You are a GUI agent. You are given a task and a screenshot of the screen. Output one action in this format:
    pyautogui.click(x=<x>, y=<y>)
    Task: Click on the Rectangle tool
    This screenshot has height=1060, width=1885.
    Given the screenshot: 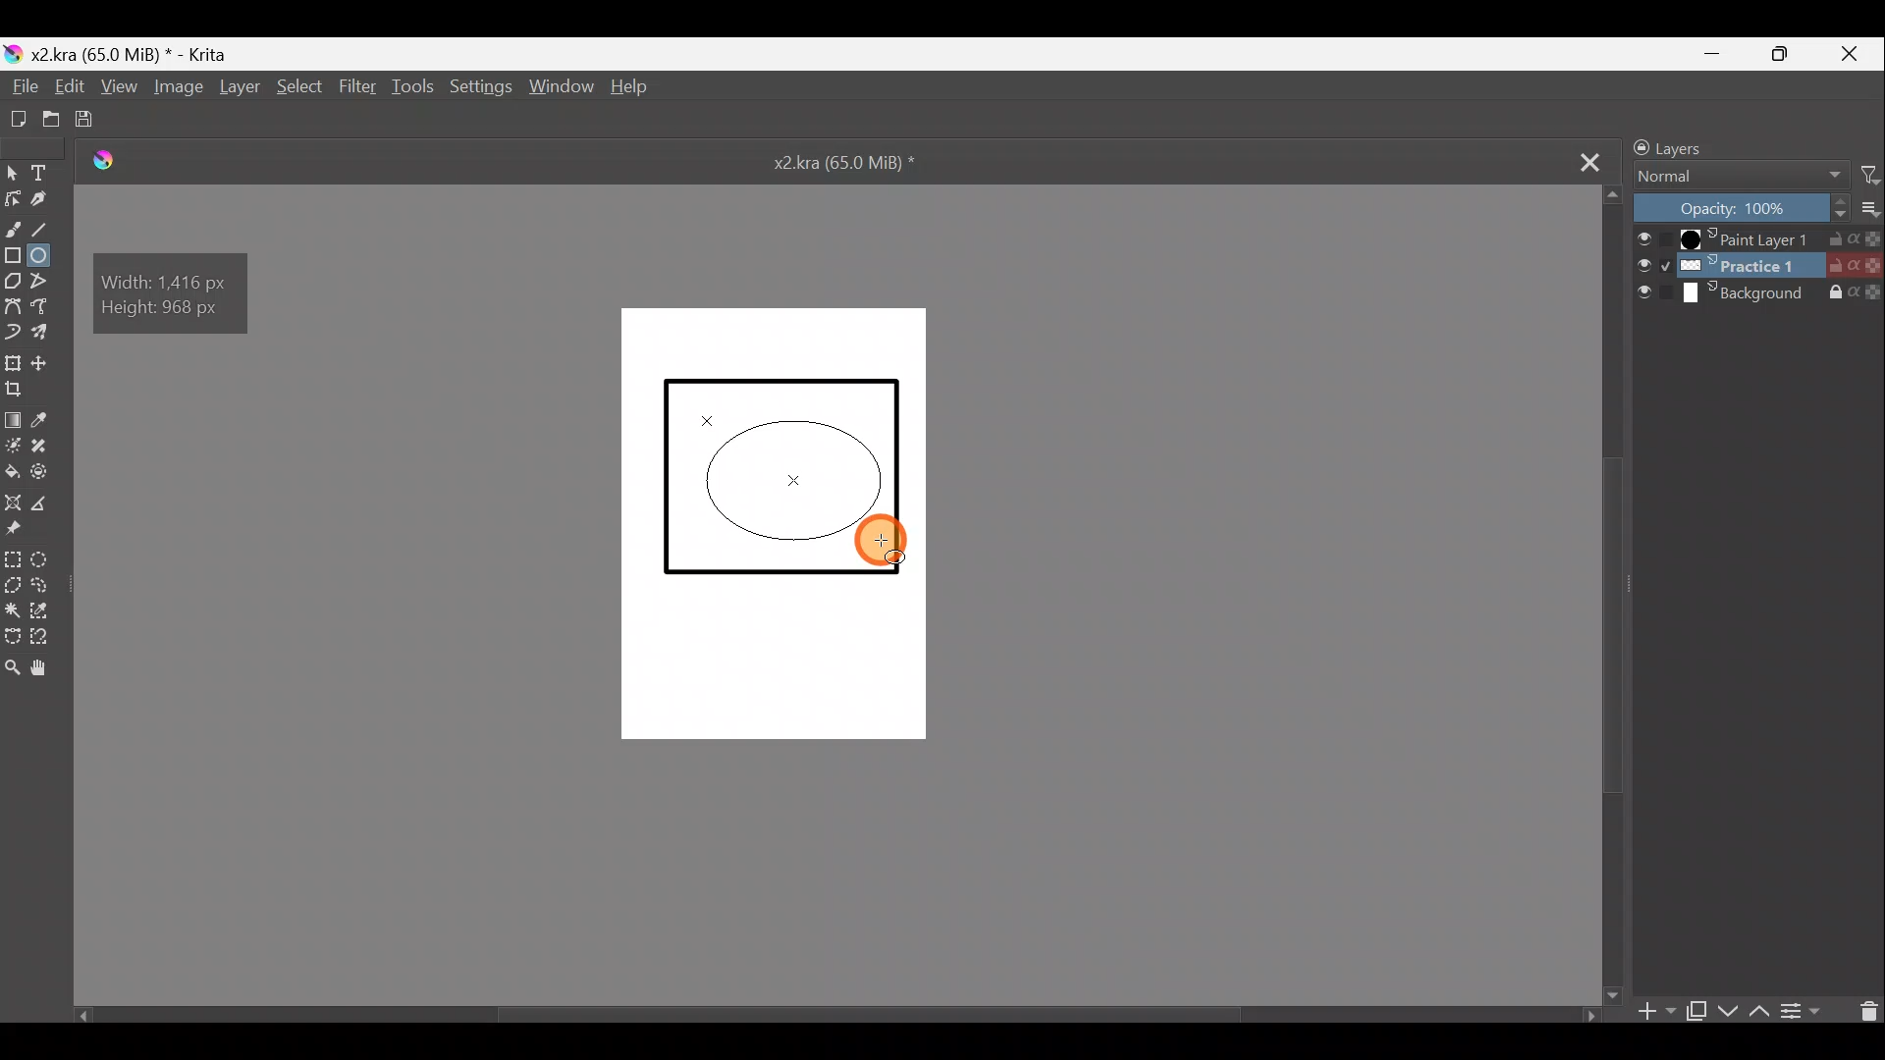 What is the action you would take?
    pyautogui.click(x=14, y=253)
    